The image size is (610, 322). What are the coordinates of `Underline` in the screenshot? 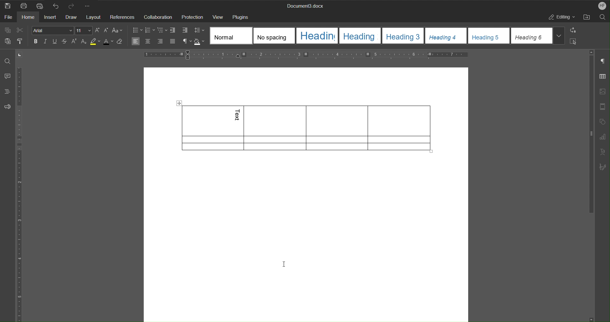 It's located at (55, 41).